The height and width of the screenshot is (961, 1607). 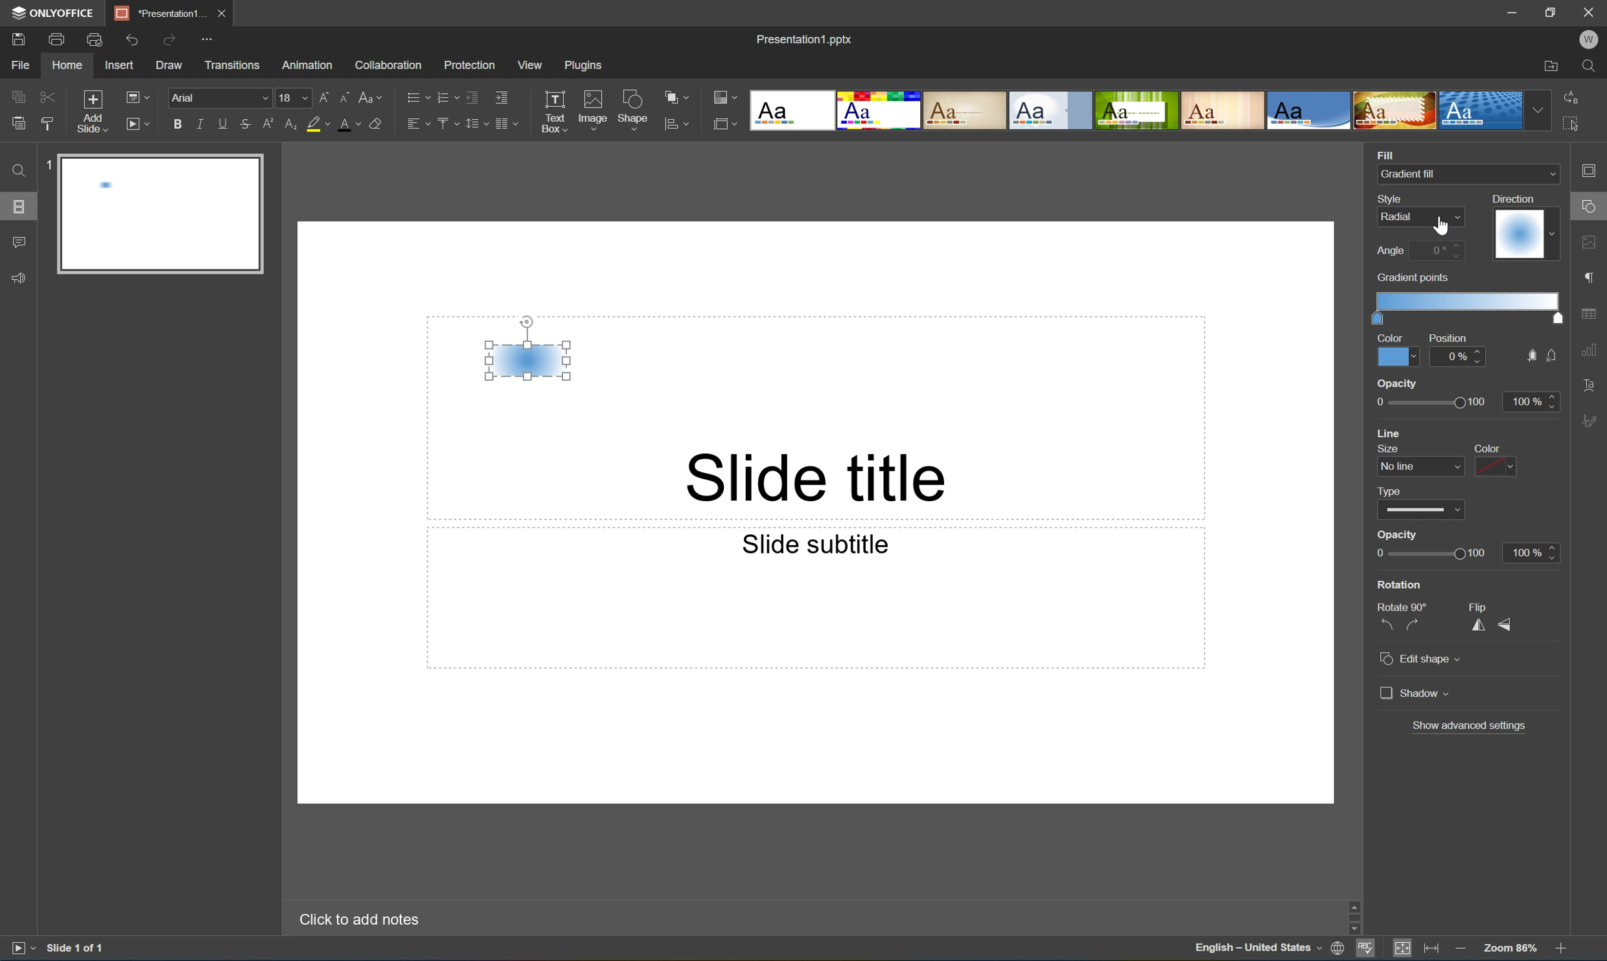 I want to click on Rotate 90° clockwise, so click(x=1415, y=625).